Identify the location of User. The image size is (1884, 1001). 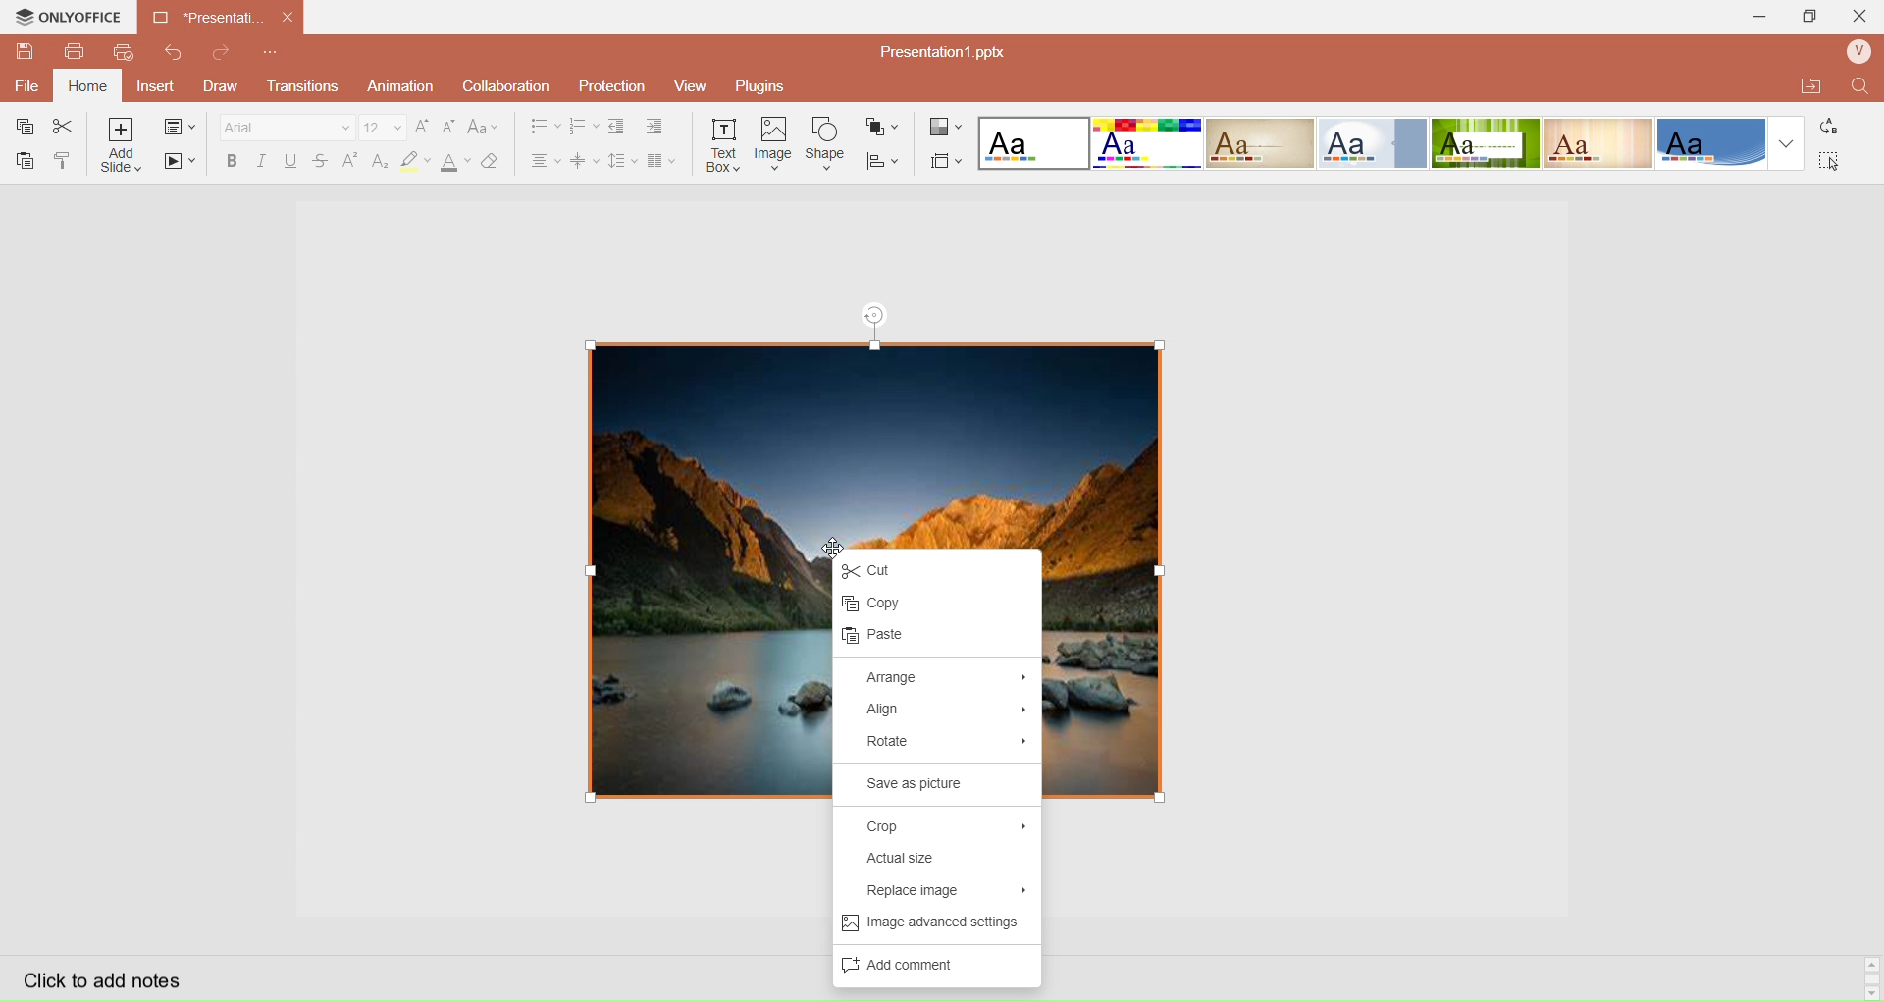
(1859, 53).